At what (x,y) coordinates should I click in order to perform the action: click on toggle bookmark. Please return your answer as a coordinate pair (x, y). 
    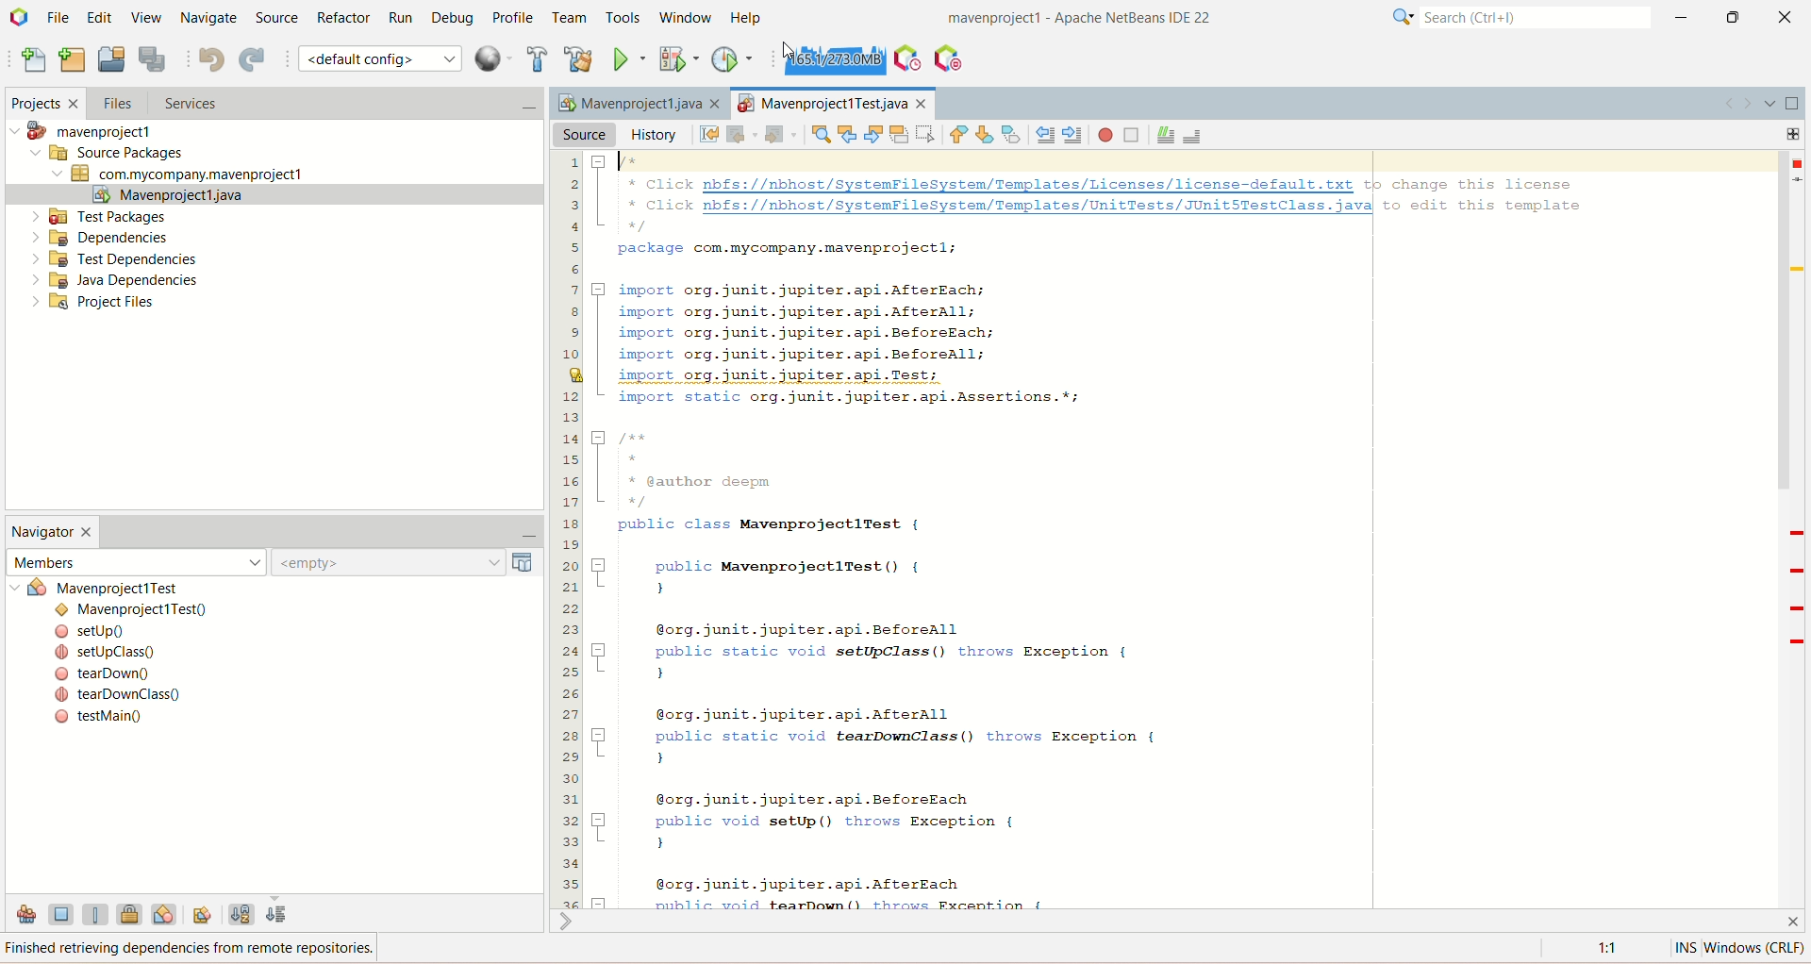
    Looking at the image, I should click on (1014, 134).